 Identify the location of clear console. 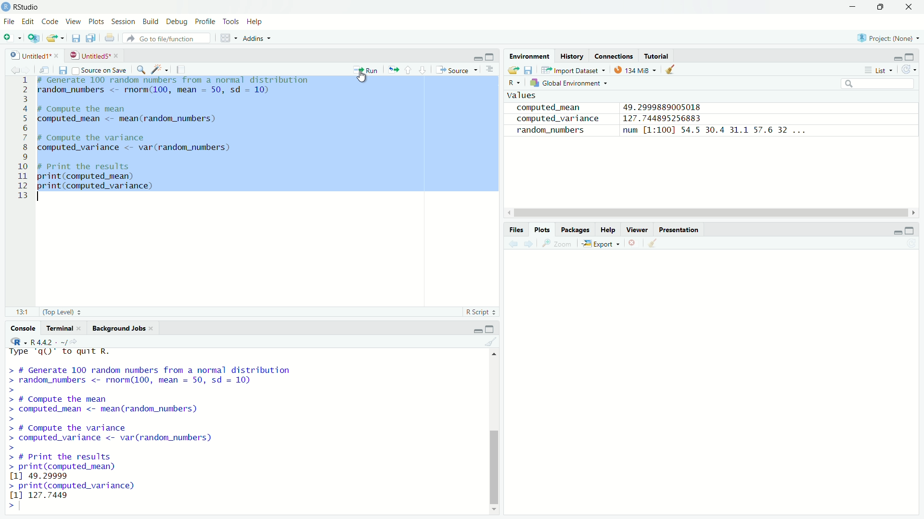
(491, 341).